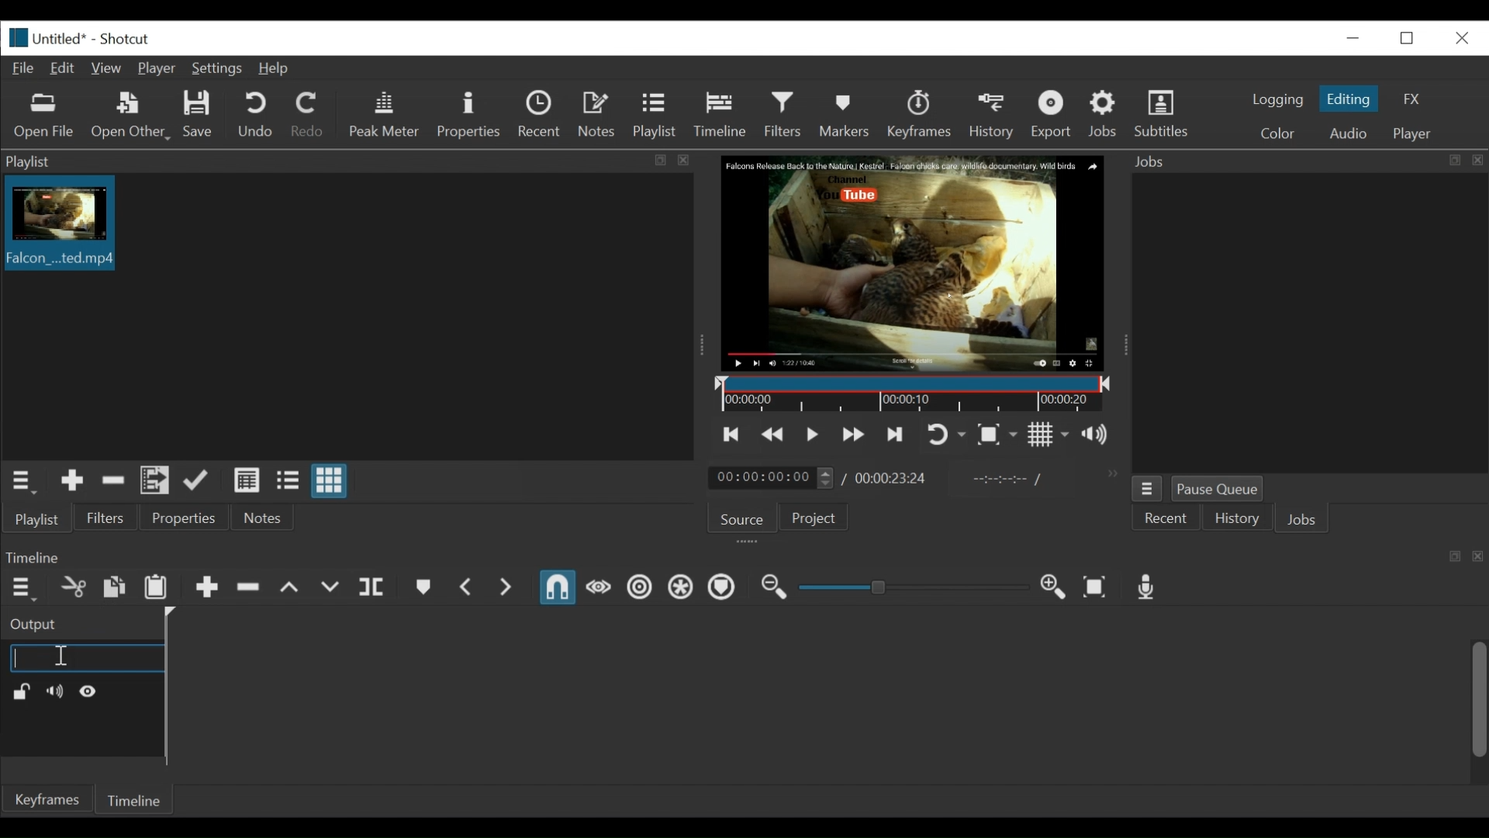 The image size is (1489, 838). I want to click on Zoom timeline out, so click(772, 587).